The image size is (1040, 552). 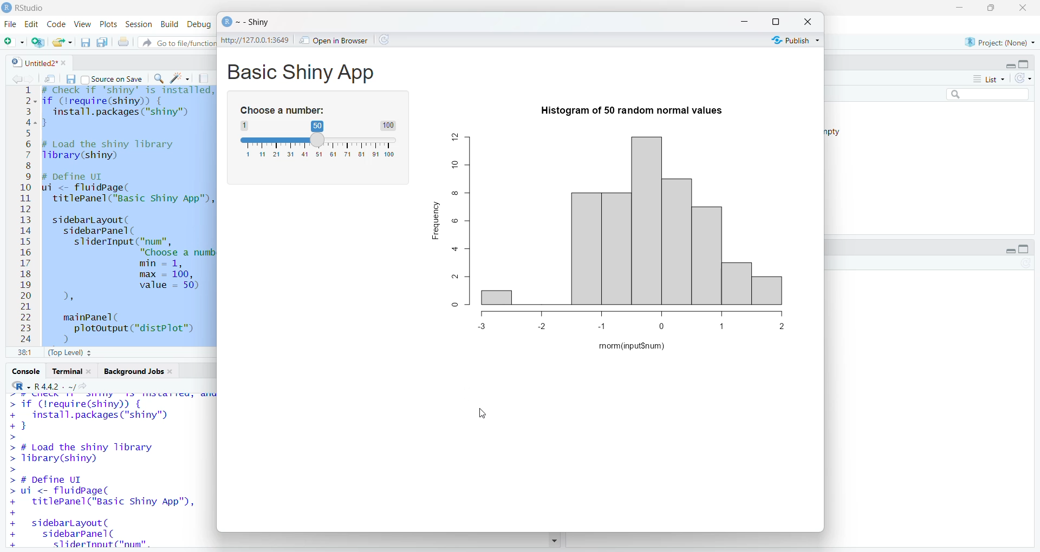 I want to click on graph, so click(x=638, y=216).